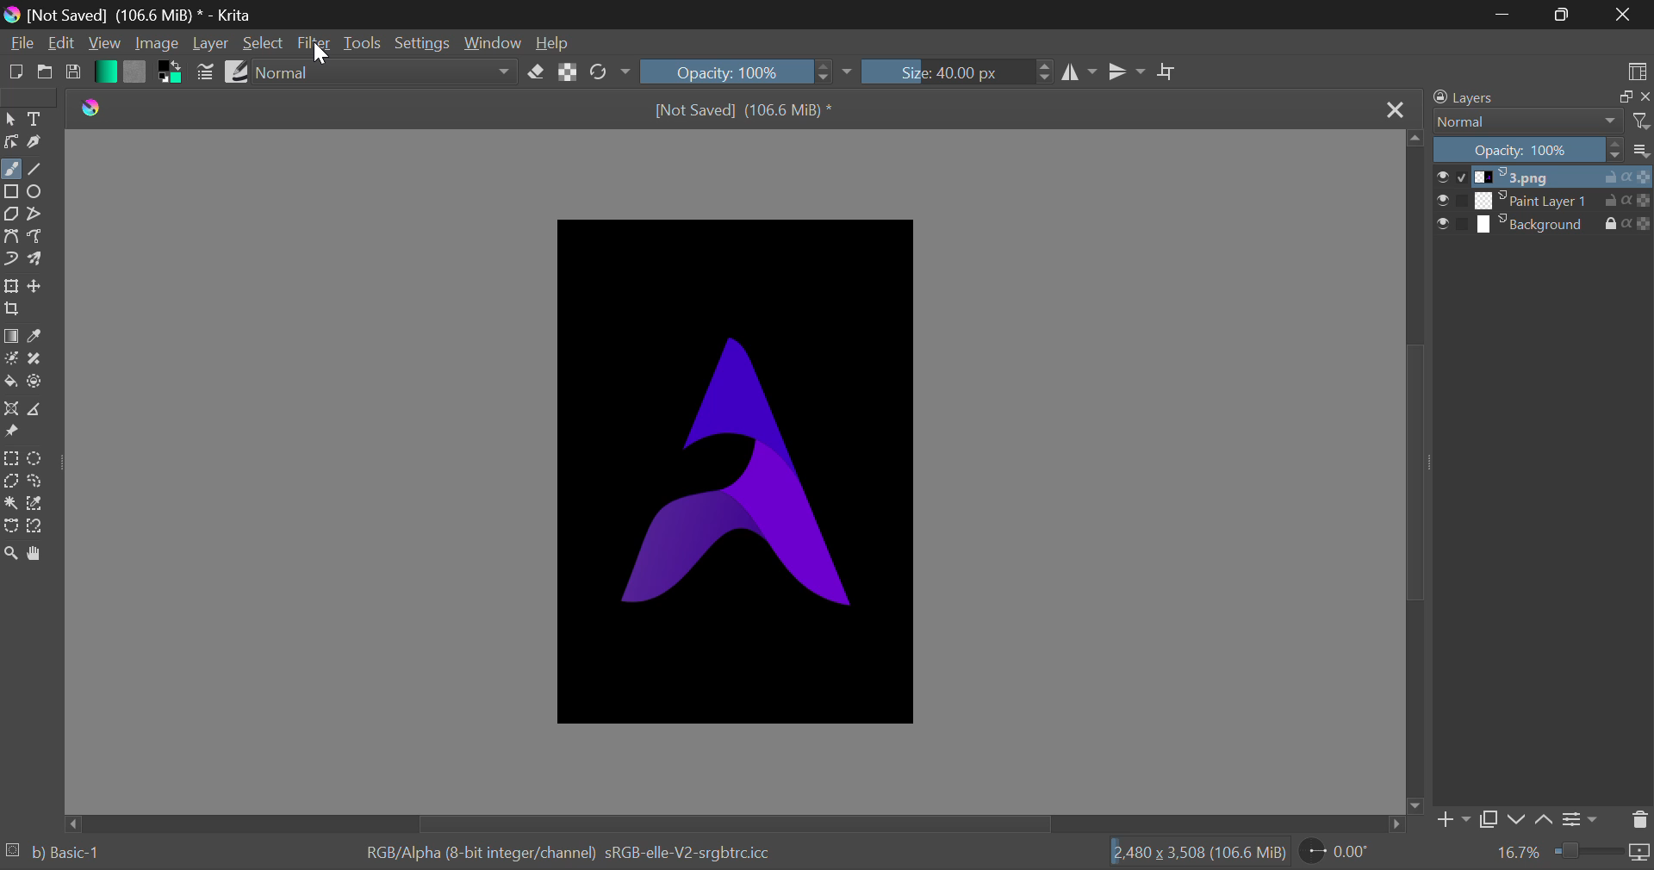  I want to click on Assistant Tool, so click(10, 410).